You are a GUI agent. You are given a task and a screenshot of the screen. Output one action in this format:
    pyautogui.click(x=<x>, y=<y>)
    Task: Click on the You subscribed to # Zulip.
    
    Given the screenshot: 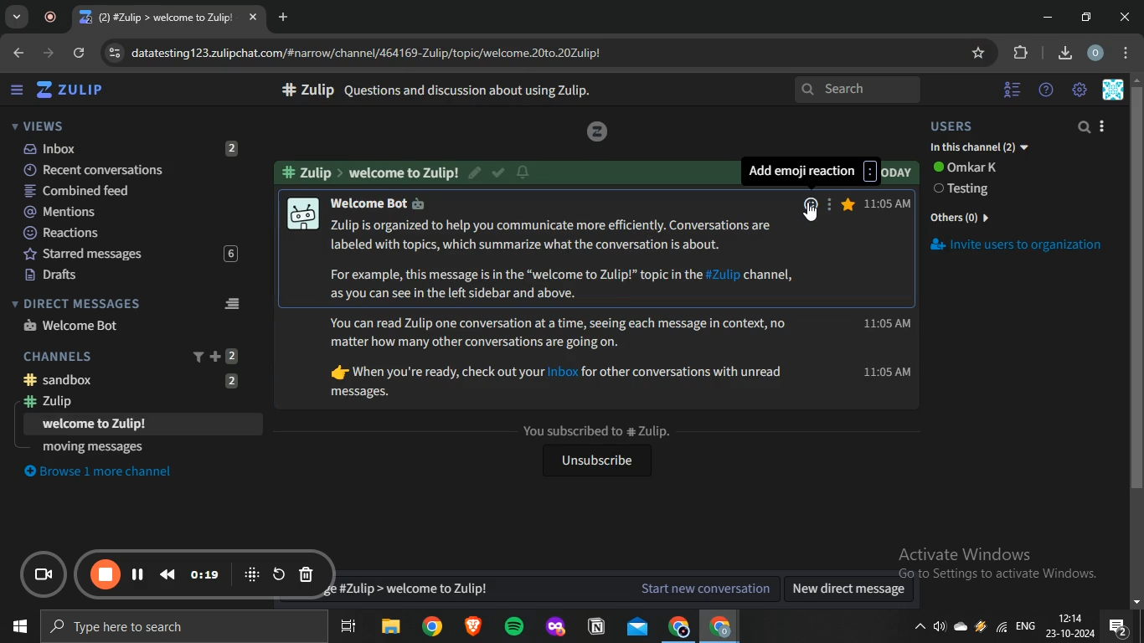 What is the action you would take?
    pyautogui.click(x=595, y=430)
    